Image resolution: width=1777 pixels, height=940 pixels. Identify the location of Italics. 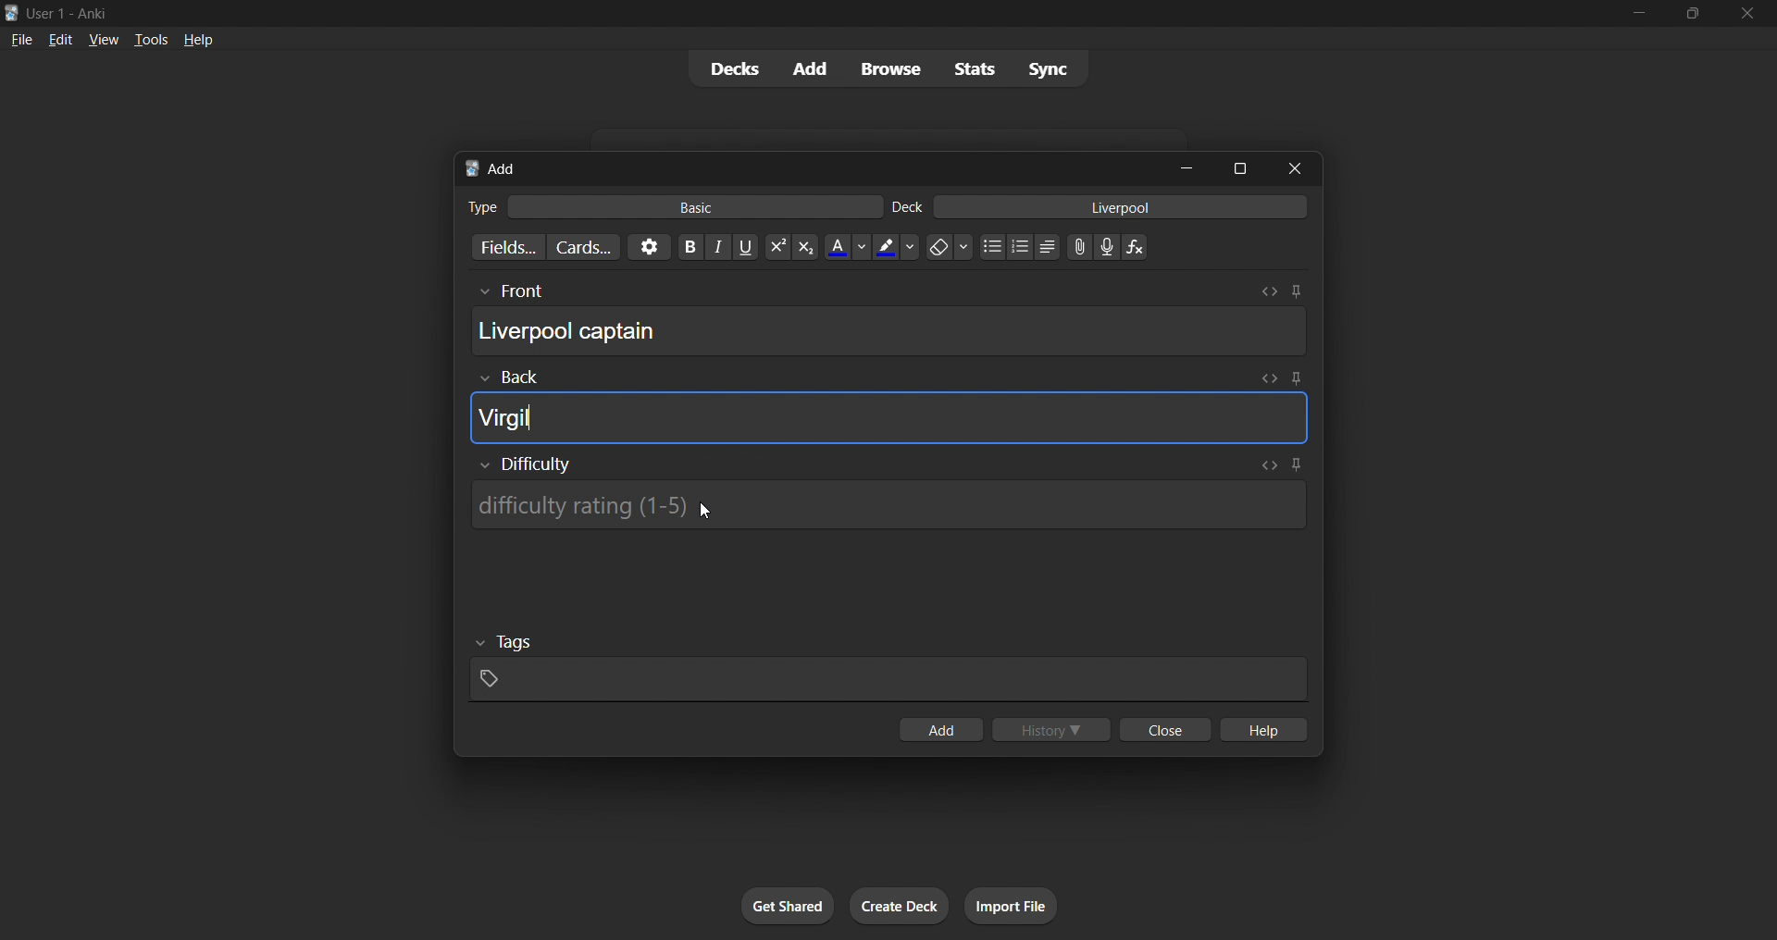
(718, 247).